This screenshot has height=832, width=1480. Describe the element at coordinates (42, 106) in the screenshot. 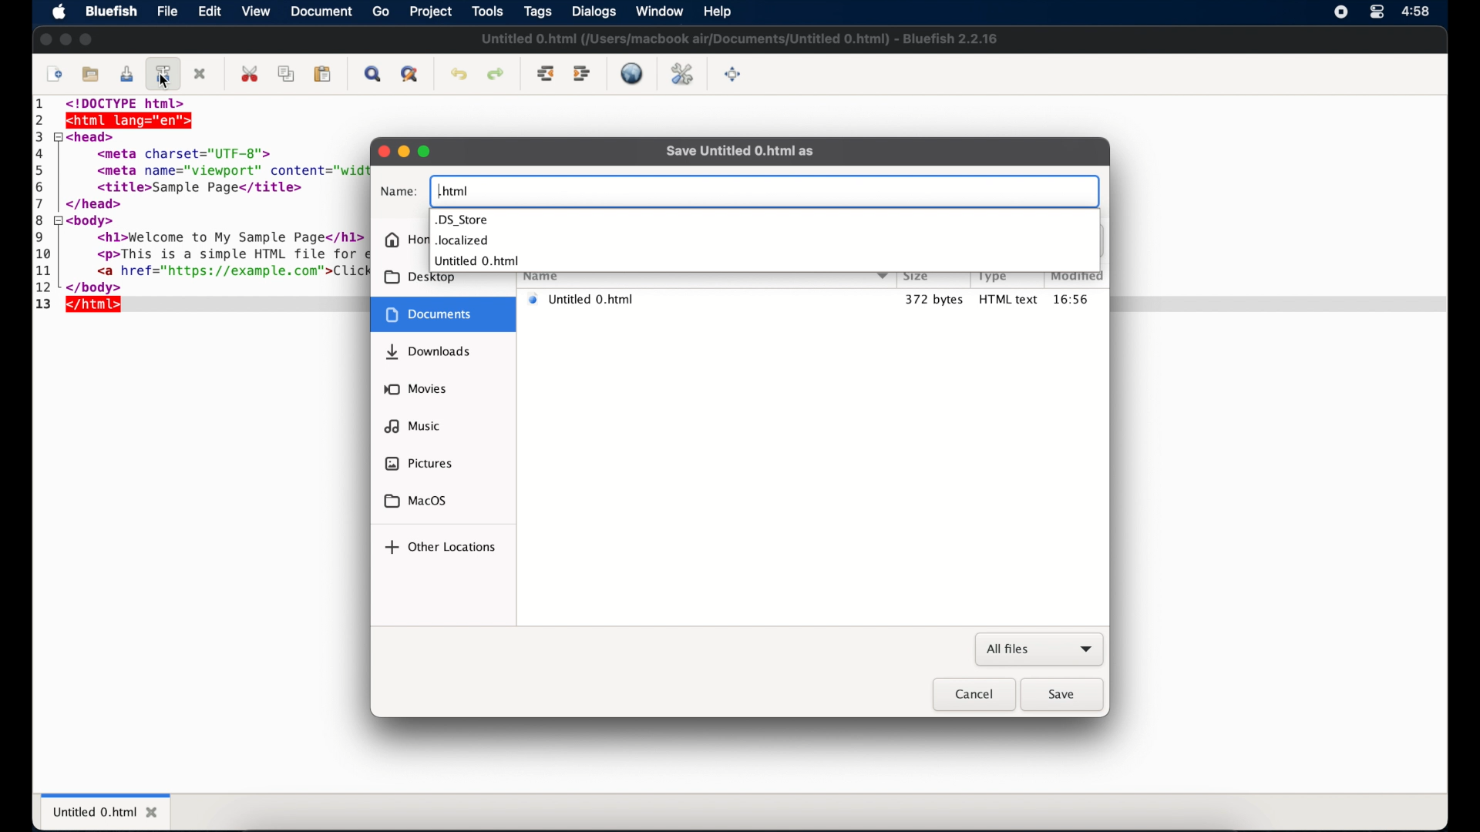

I see `1` at that location.